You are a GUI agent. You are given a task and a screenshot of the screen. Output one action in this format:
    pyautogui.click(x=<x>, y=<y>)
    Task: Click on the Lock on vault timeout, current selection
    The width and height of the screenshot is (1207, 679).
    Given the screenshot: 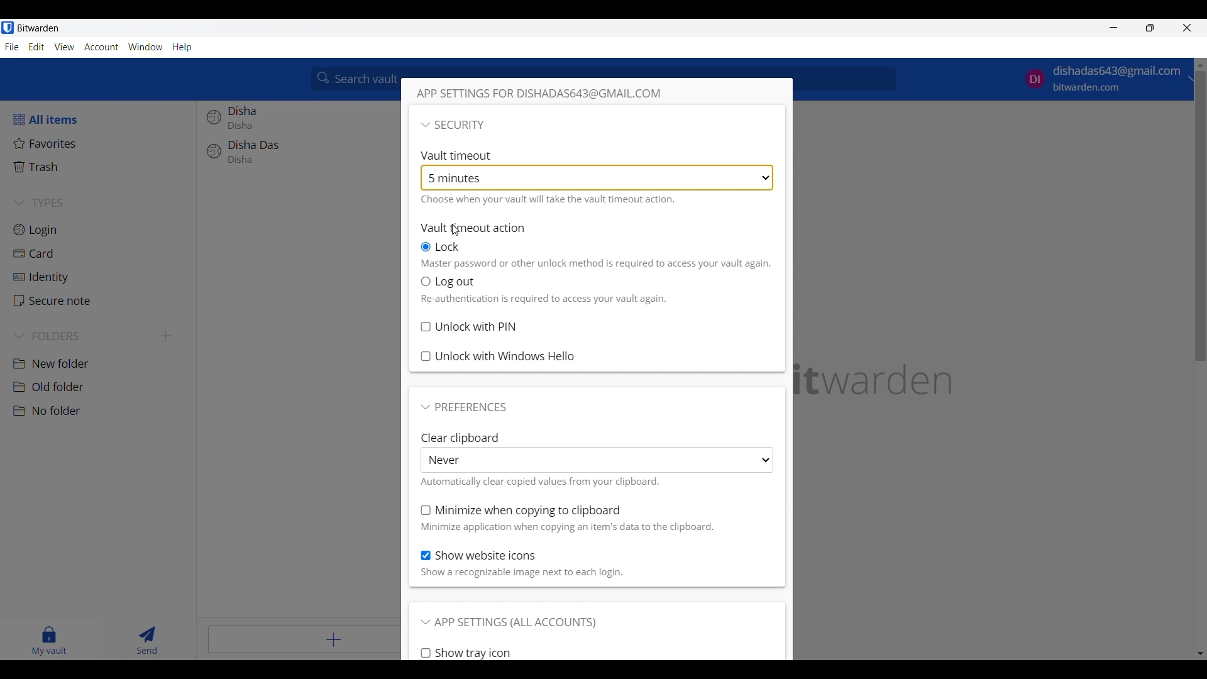 What is the action you would take?
    pyautogui.click(x=443, y=247)
    